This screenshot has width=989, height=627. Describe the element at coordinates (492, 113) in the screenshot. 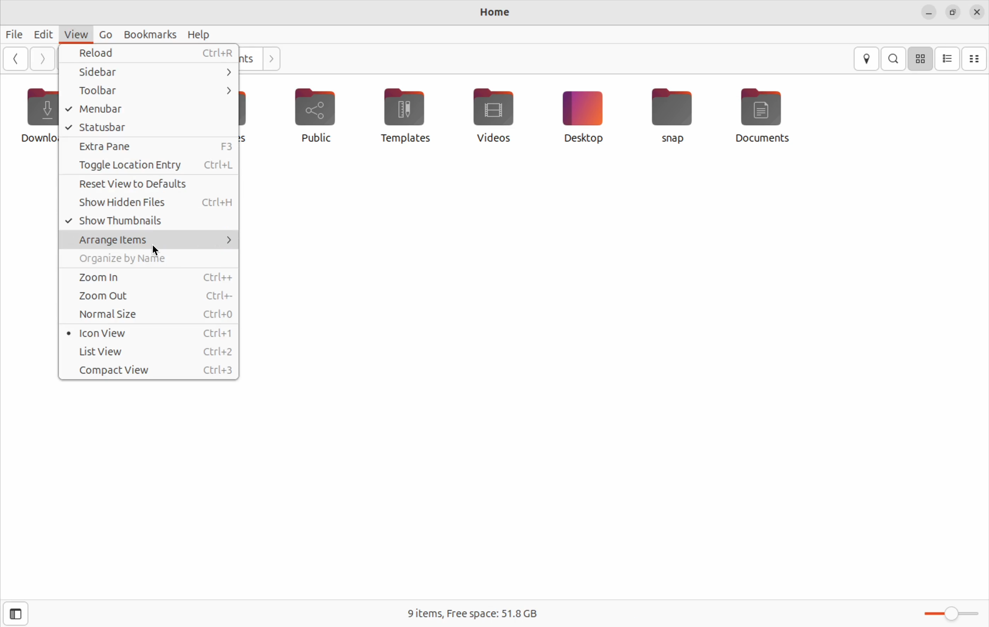

I see `Videos` at that location.